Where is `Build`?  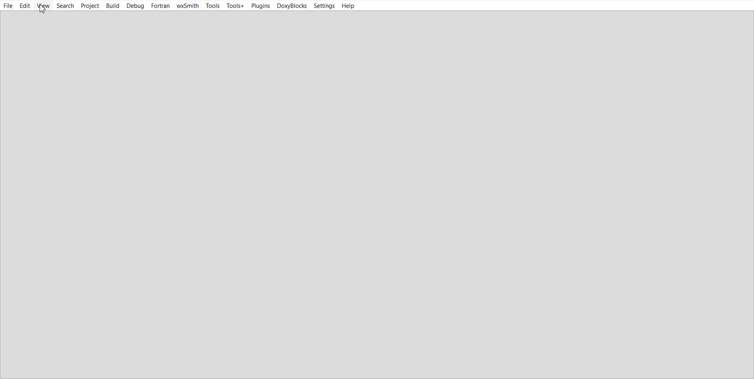 Build is located at coordinates (113, 6).